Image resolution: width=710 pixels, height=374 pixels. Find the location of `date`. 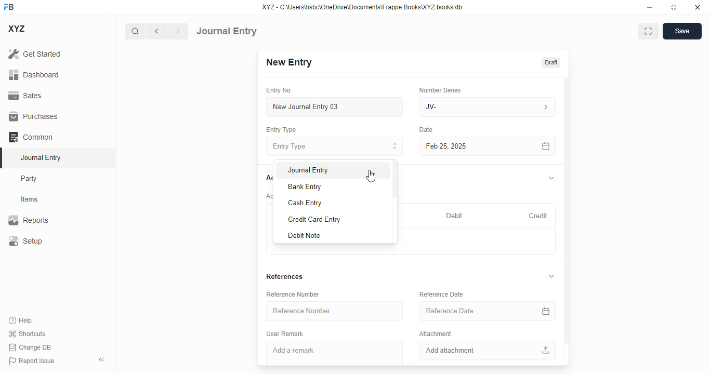

date is located at coordinates (427, 130).